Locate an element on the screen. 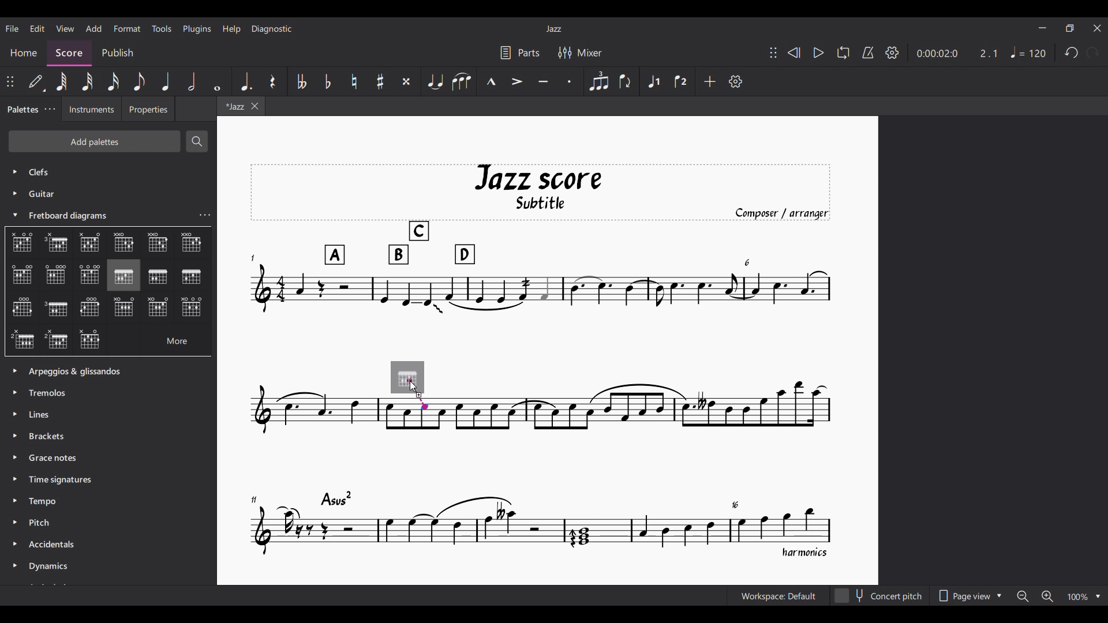 The width and height of the screenshot is (1108, 623). 8th note is located at coordinates (139, 81).